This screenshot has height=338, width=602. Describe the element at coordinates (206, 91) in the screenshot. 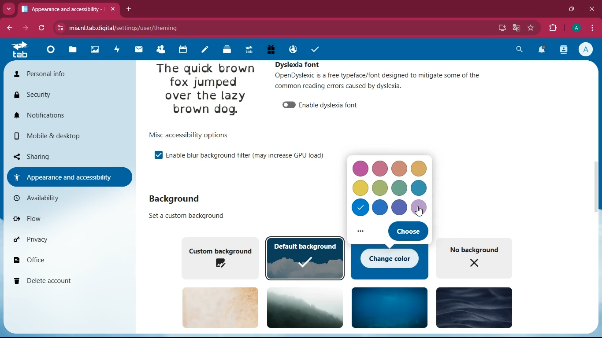

I see `the quick brown fox jumped over the lazy brown dog.` at that location.